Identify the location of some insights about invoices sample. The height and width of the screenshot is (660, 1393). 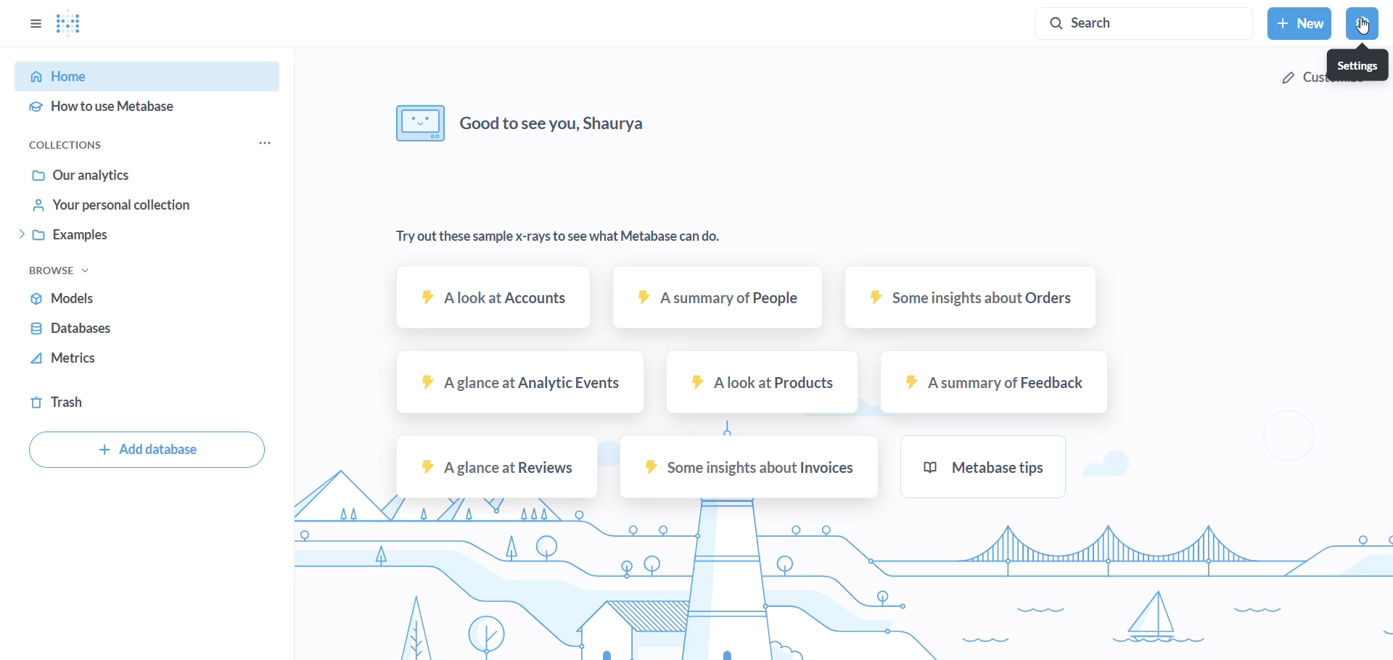
(755, 467).